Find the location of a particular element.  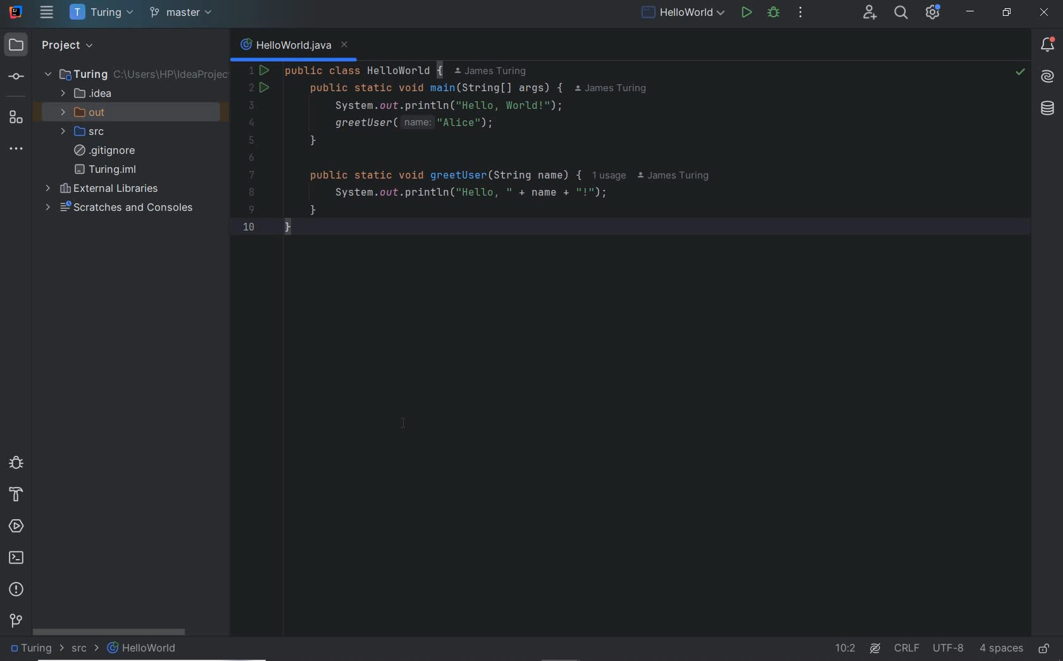

terminal is located at coordinates (18, 558).